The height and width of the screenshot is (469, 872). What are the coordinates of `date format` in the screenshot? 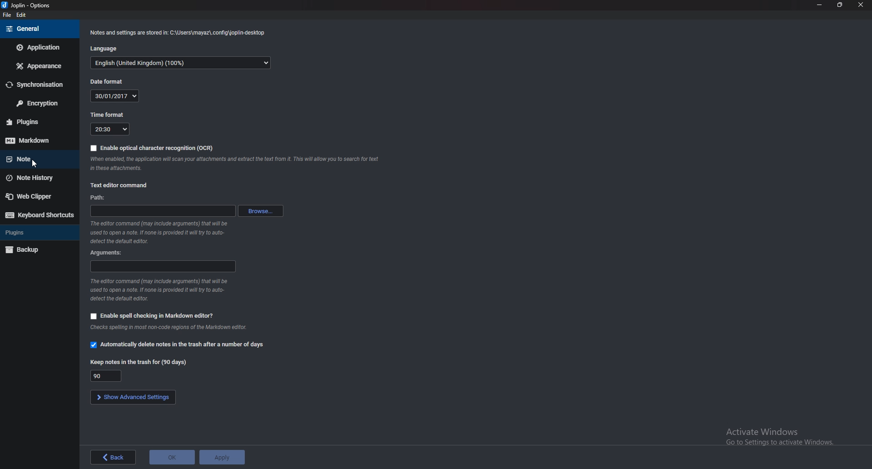 It's located at (116, 96).